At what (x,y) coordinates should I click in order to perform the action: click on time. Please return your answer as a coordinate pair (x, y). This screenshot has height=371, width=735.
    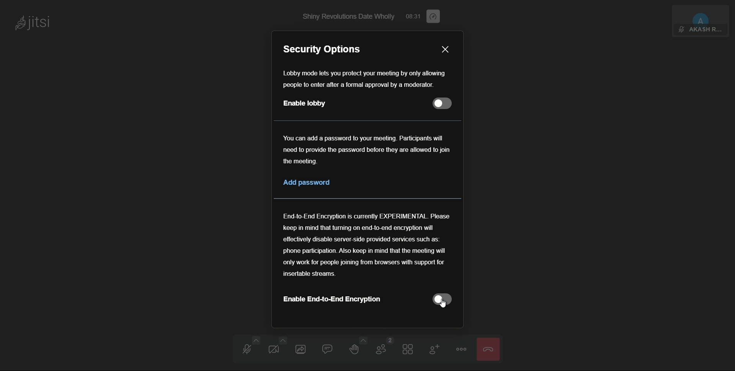
    Looking at the image, I should click on (414, 16).